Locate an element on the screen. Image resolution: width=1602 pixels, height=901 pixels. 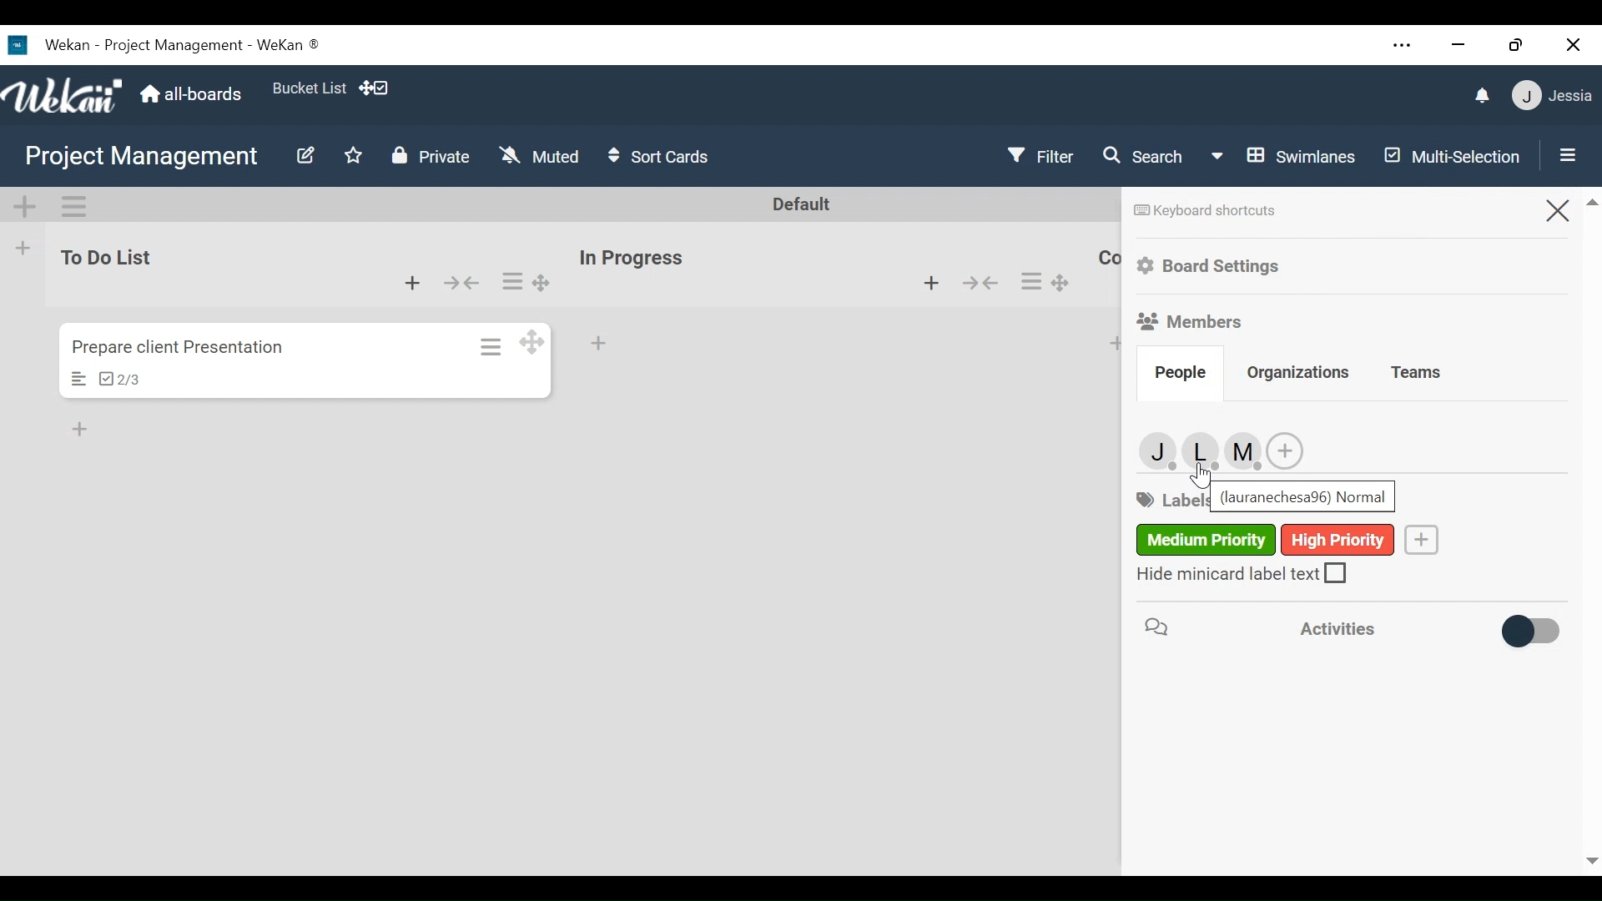
Collapse is located at coordinates (980, 281).